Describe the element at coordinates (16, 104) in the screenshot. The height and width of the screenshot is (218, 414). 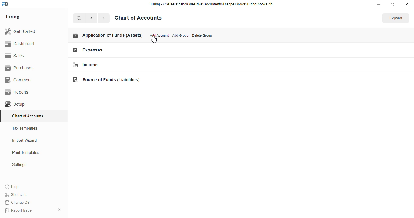
I see `setup` at that location.